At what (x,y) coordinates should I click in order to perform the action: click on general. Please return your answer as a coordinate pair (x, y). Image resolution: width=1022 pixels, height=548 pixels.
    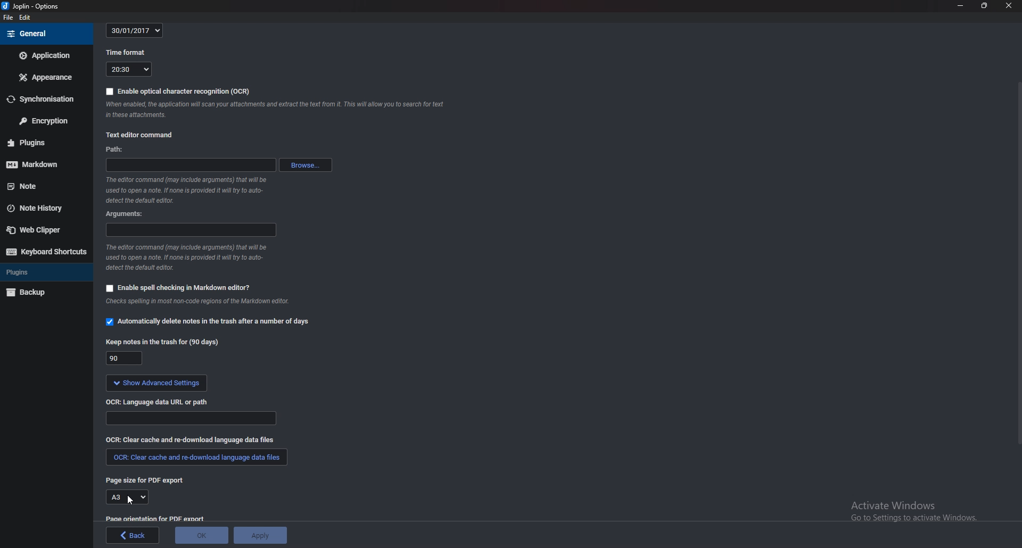
    Looking at the image, I should click on (46, 33).